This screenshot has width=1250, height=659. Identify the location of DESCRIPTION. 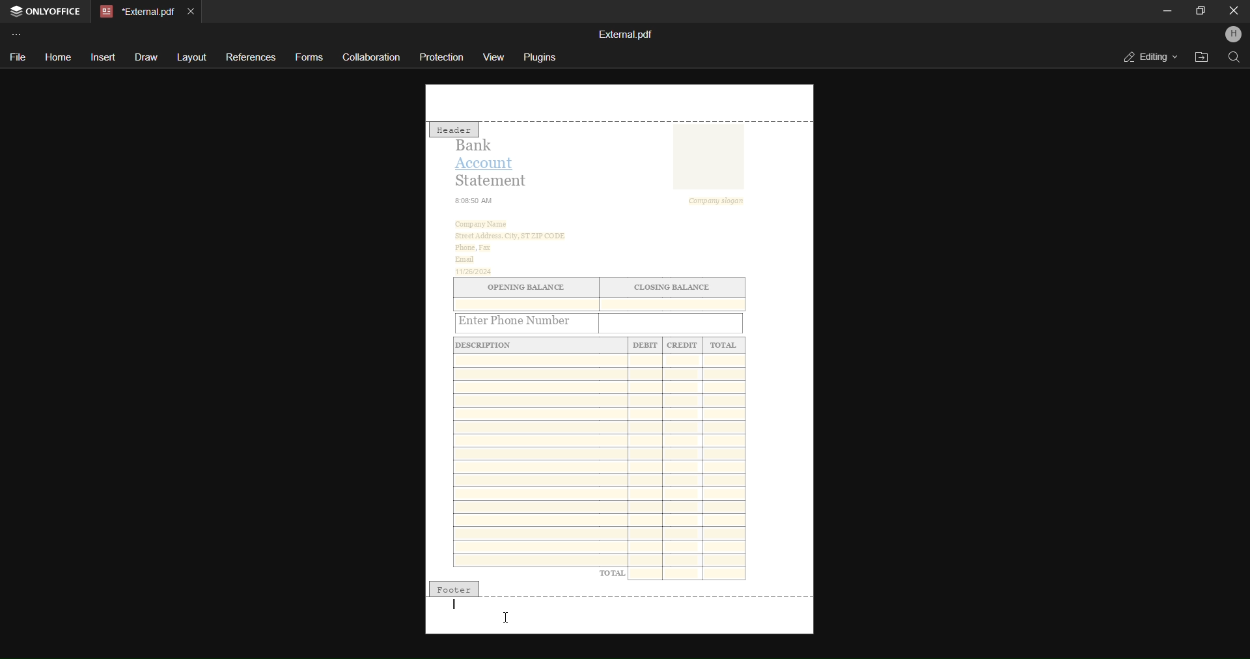
(492, 345).